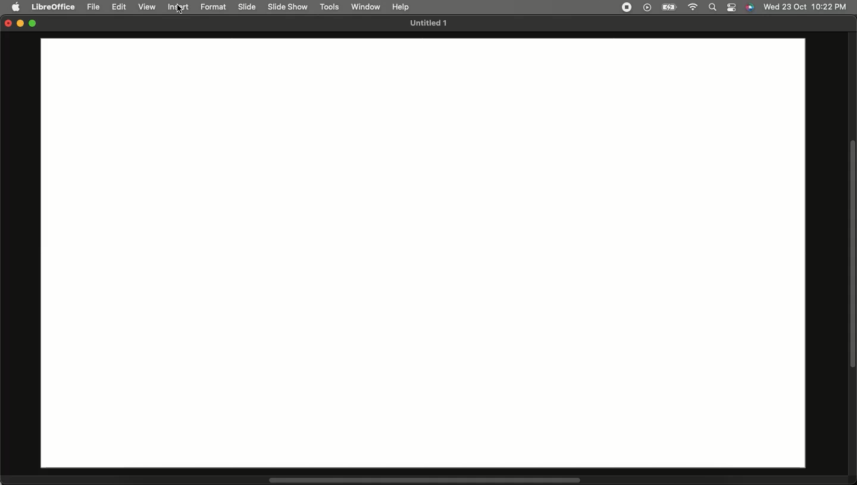 This screenshot has height=485, width=857. What do you see at coordinates (287, 7) in the screenshot?
I see `Slide show` at bounding box center [287, 7].